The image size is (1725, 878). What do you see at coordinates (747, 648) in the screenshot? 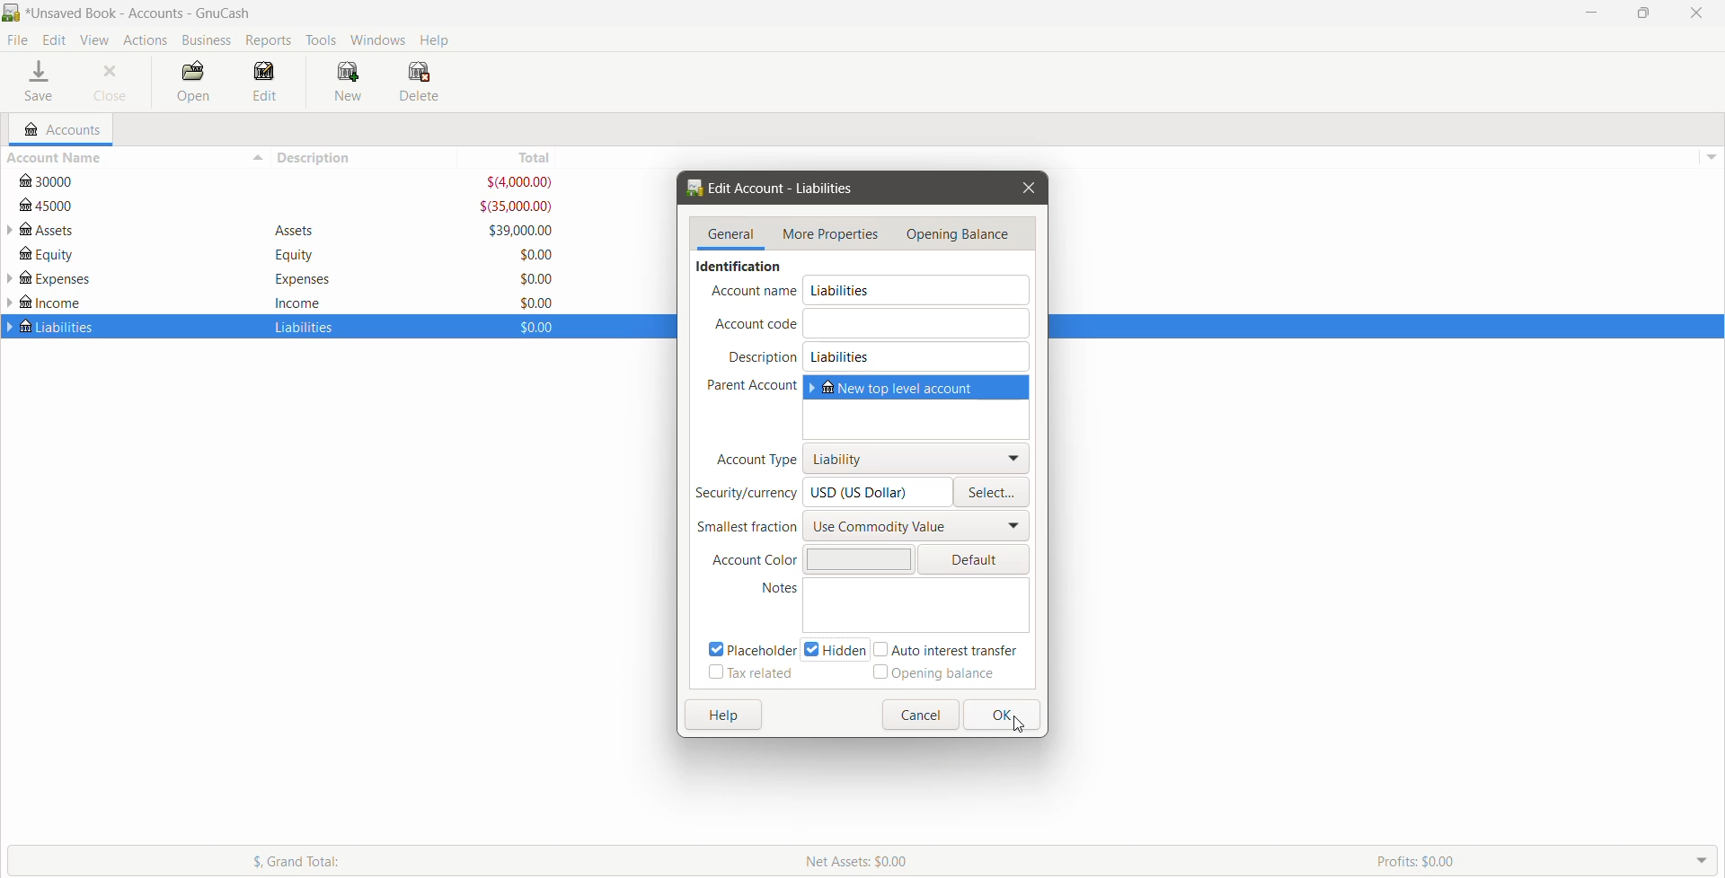
I see `Placeholder - click to enable/disable` at bounding box center [747, 648].